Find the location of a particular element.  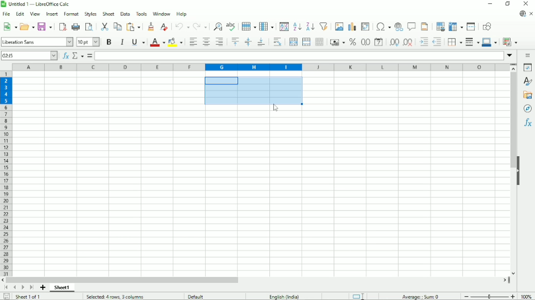

Scroll to last sheet is located at coordinates (31, 288).